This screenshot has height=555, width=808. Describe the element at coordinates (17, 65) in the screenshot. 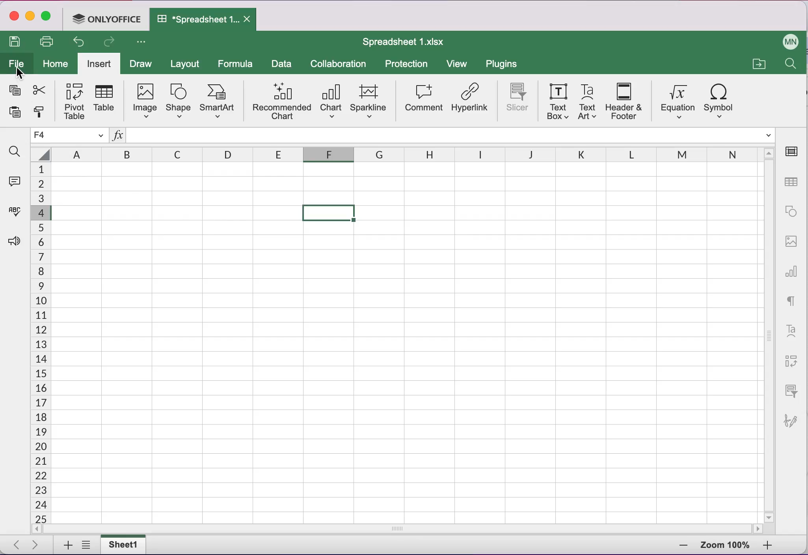

I see `file` at that location.